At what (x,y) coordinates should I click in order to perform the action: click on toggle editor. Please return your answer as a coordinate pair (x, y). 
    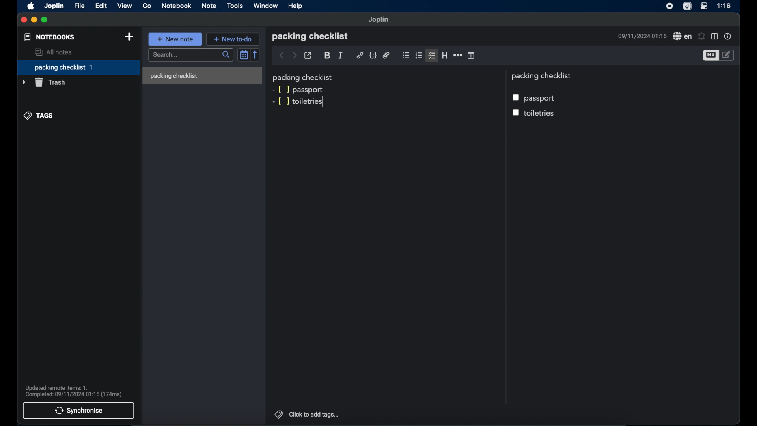
    Looking at the image, I should click on (710, 56).